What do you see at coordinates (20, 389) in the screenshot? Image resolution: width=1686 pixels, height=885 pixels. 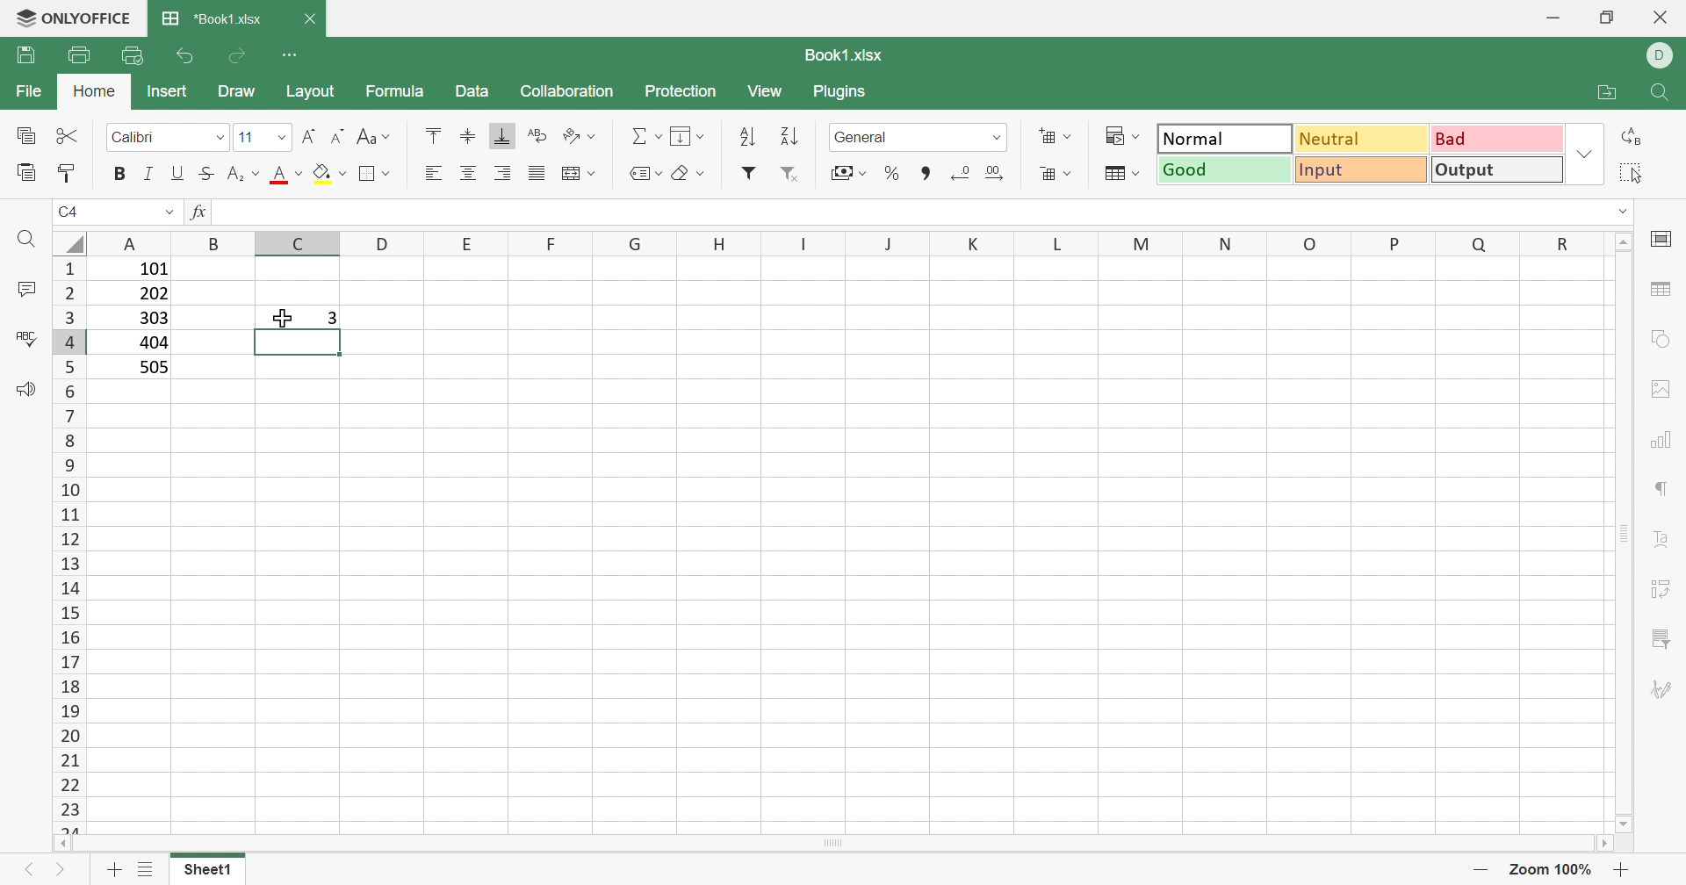 I see `Feedback and support` at bounding box center [20, 389].